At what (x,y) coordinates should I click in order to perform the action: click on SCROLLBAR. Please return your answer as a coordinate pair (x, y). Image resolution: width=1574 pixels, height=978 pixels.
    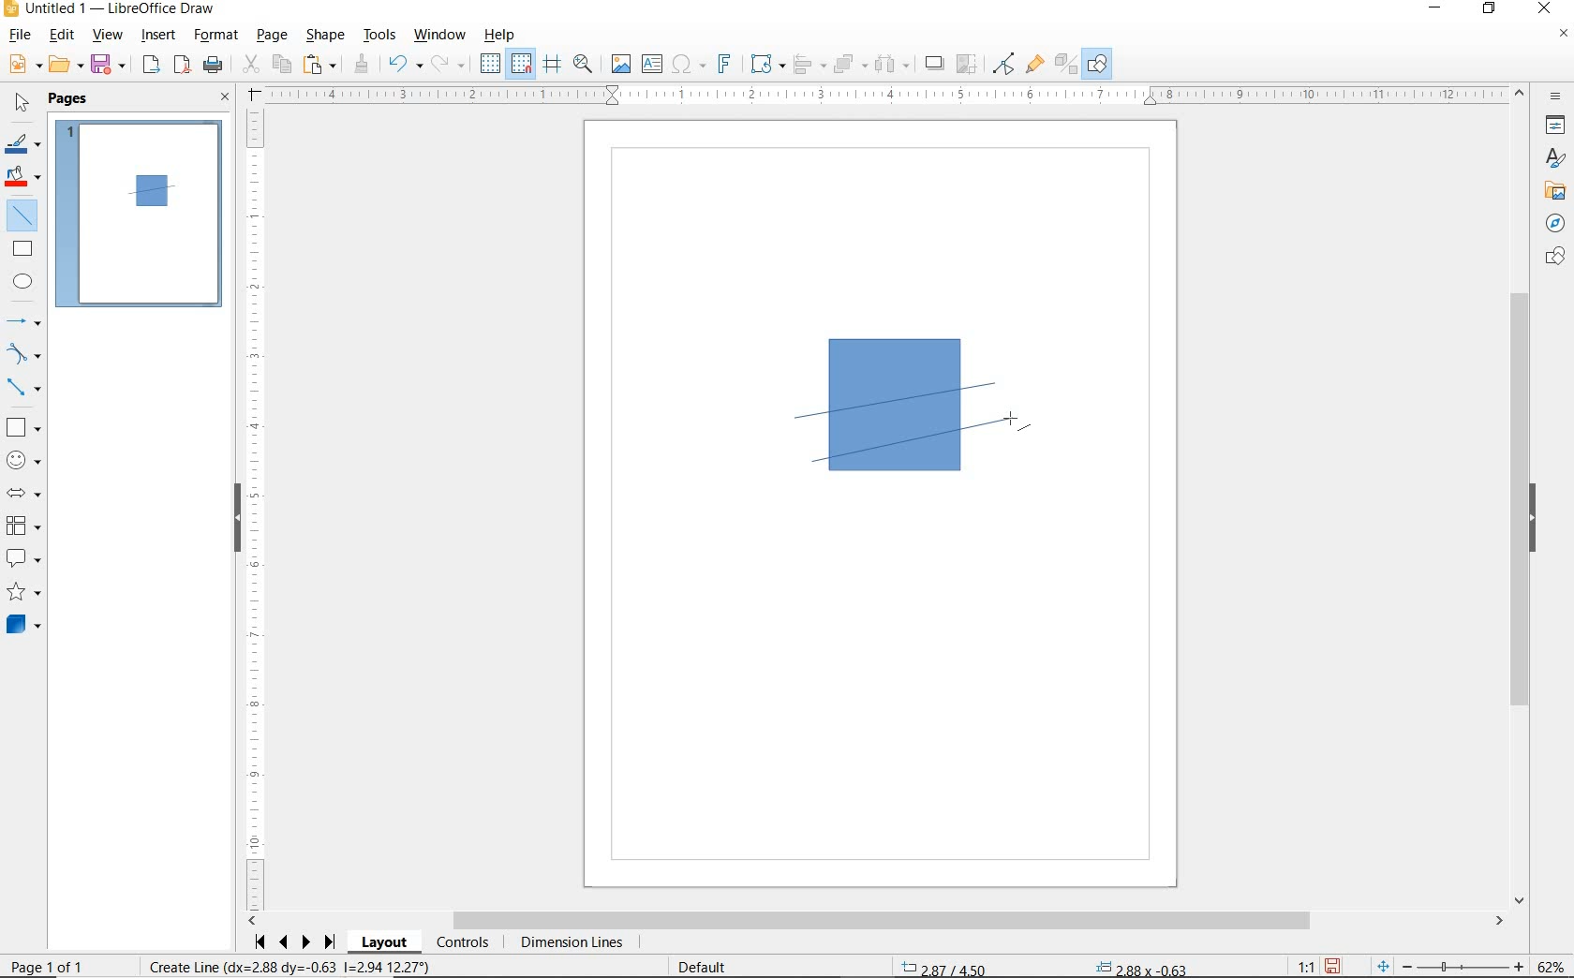
    Looking at the image, I should click on (876, 921).